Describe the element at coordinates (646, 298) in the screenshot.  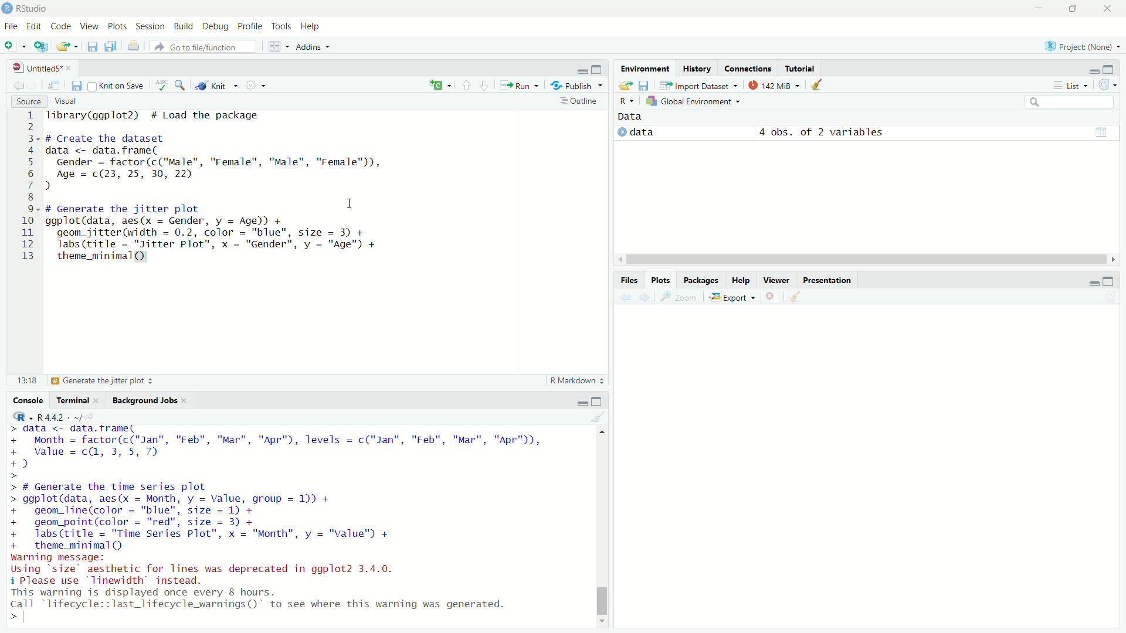
I see `next plot` at that location.